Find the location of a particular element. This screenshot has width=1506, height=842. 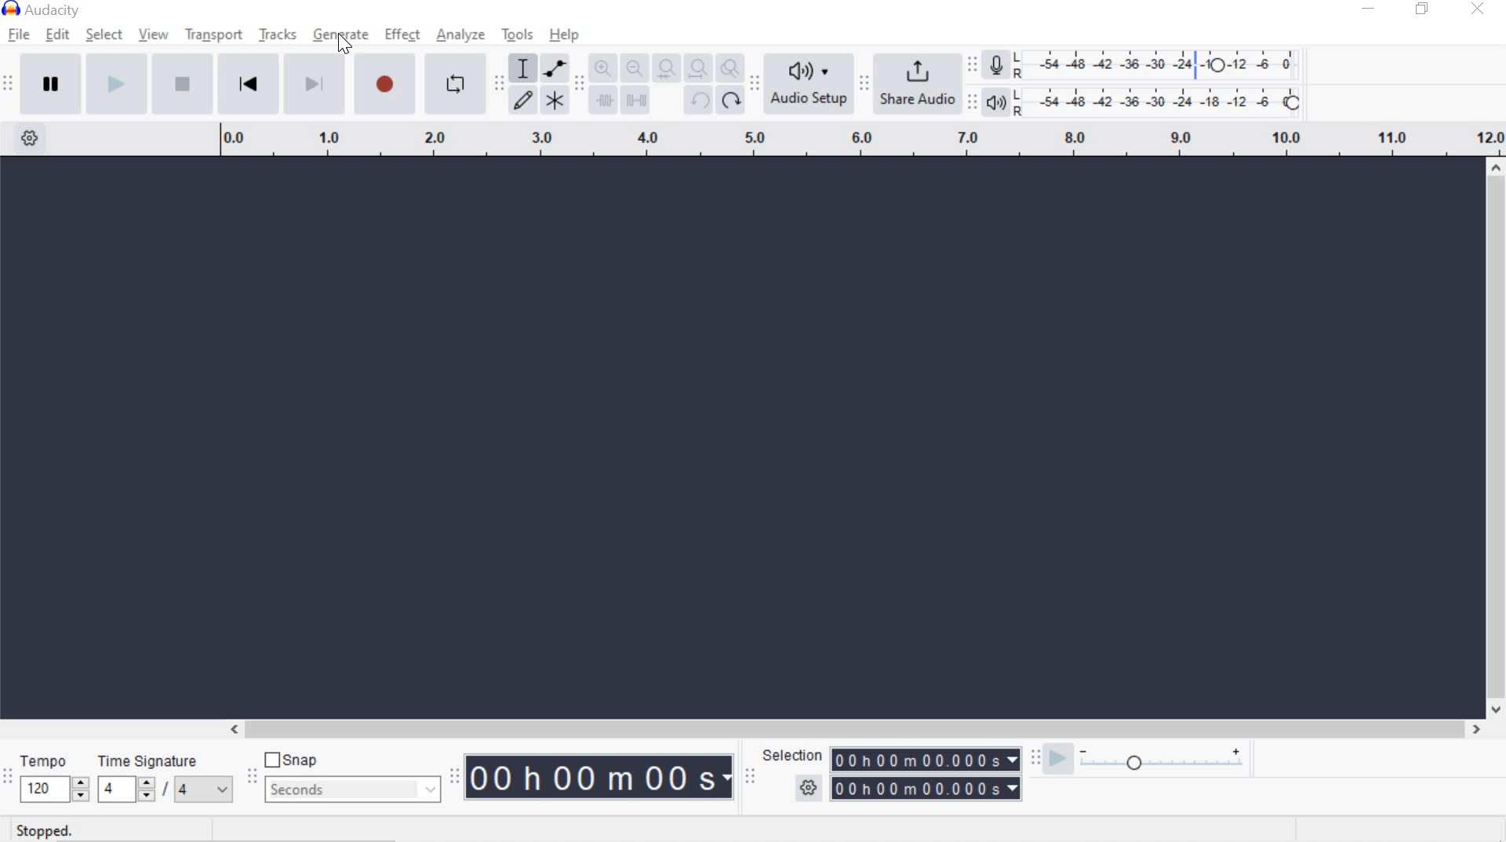

silence audio selection is located at coordinates (637, 100).